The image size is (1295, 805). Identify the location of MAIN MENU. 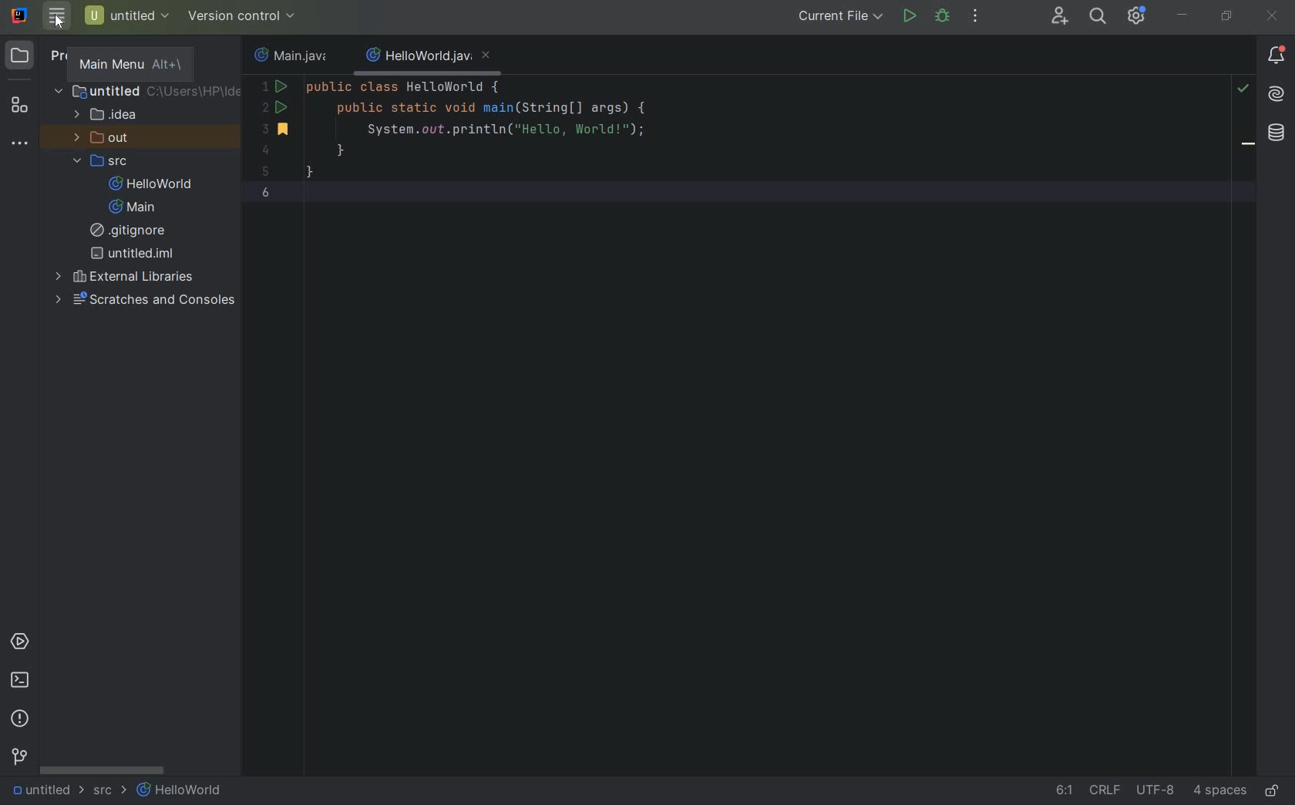
(133, 63).